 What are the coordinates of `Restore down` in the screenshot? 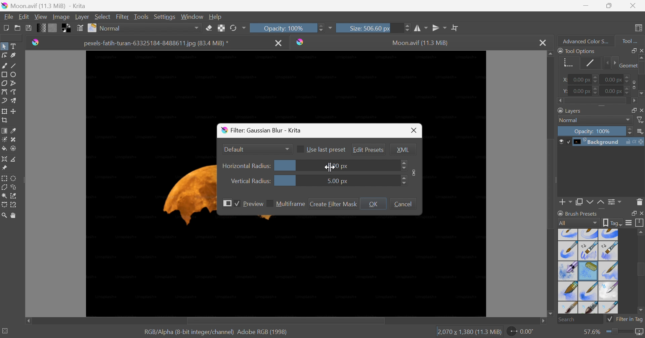 It's located at (631, 50).